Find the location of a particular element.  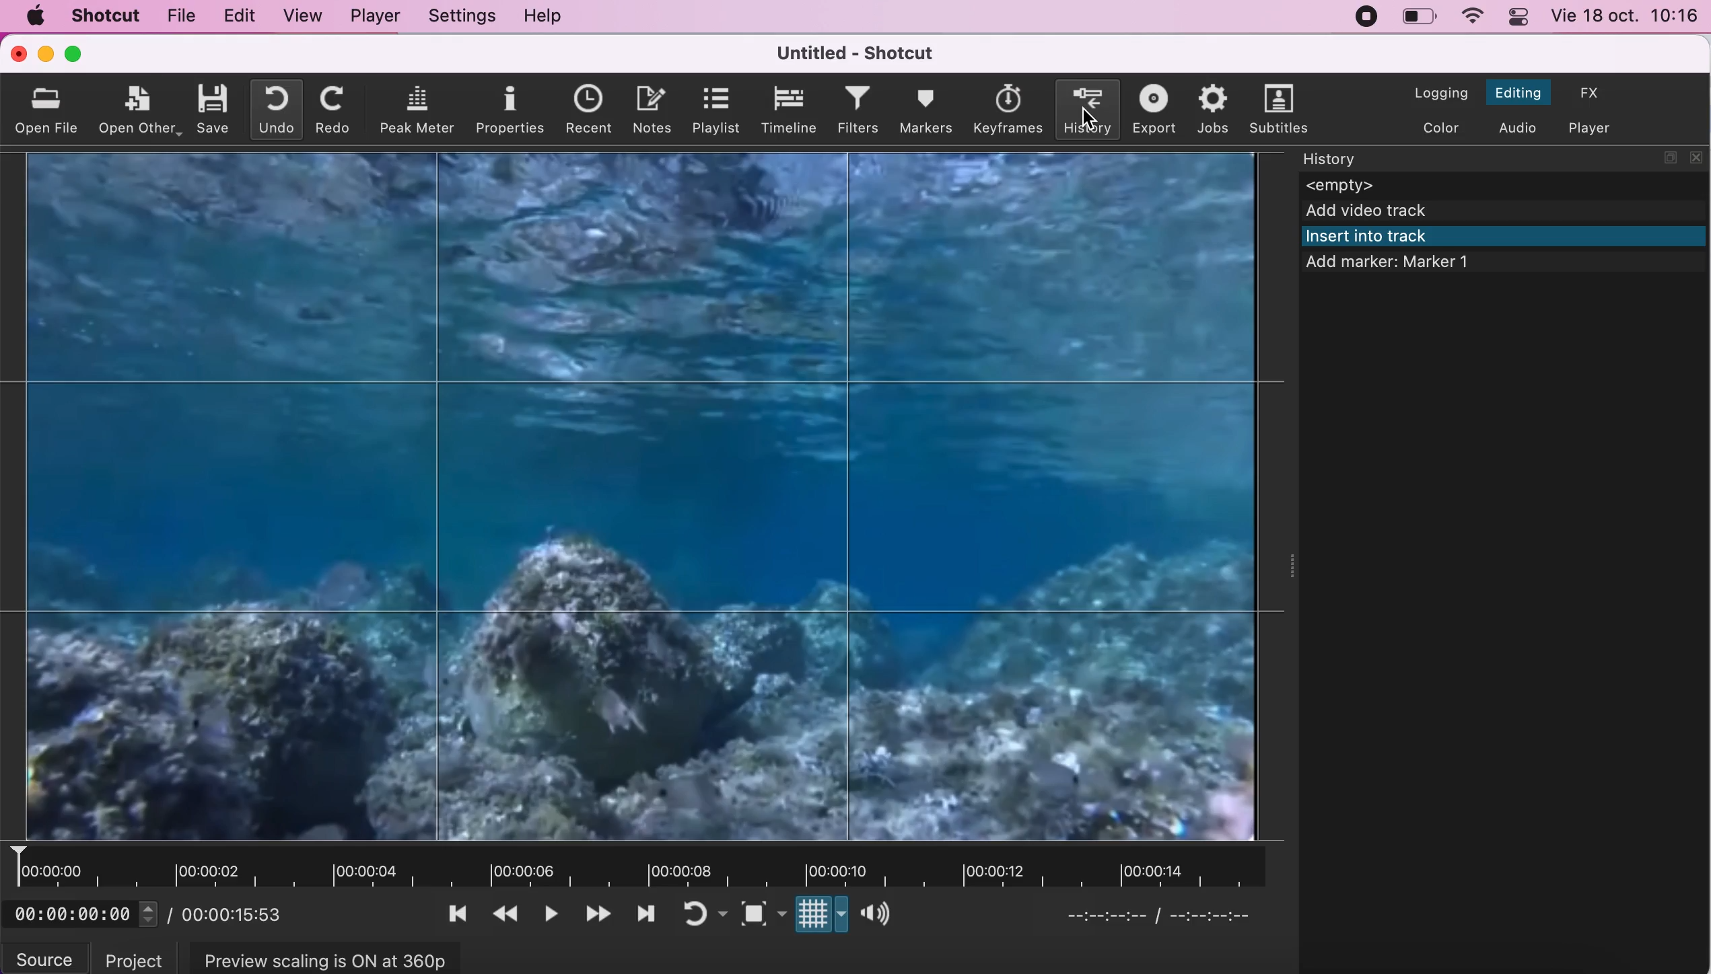

skip to the next point is located at coordinates (651, 911).